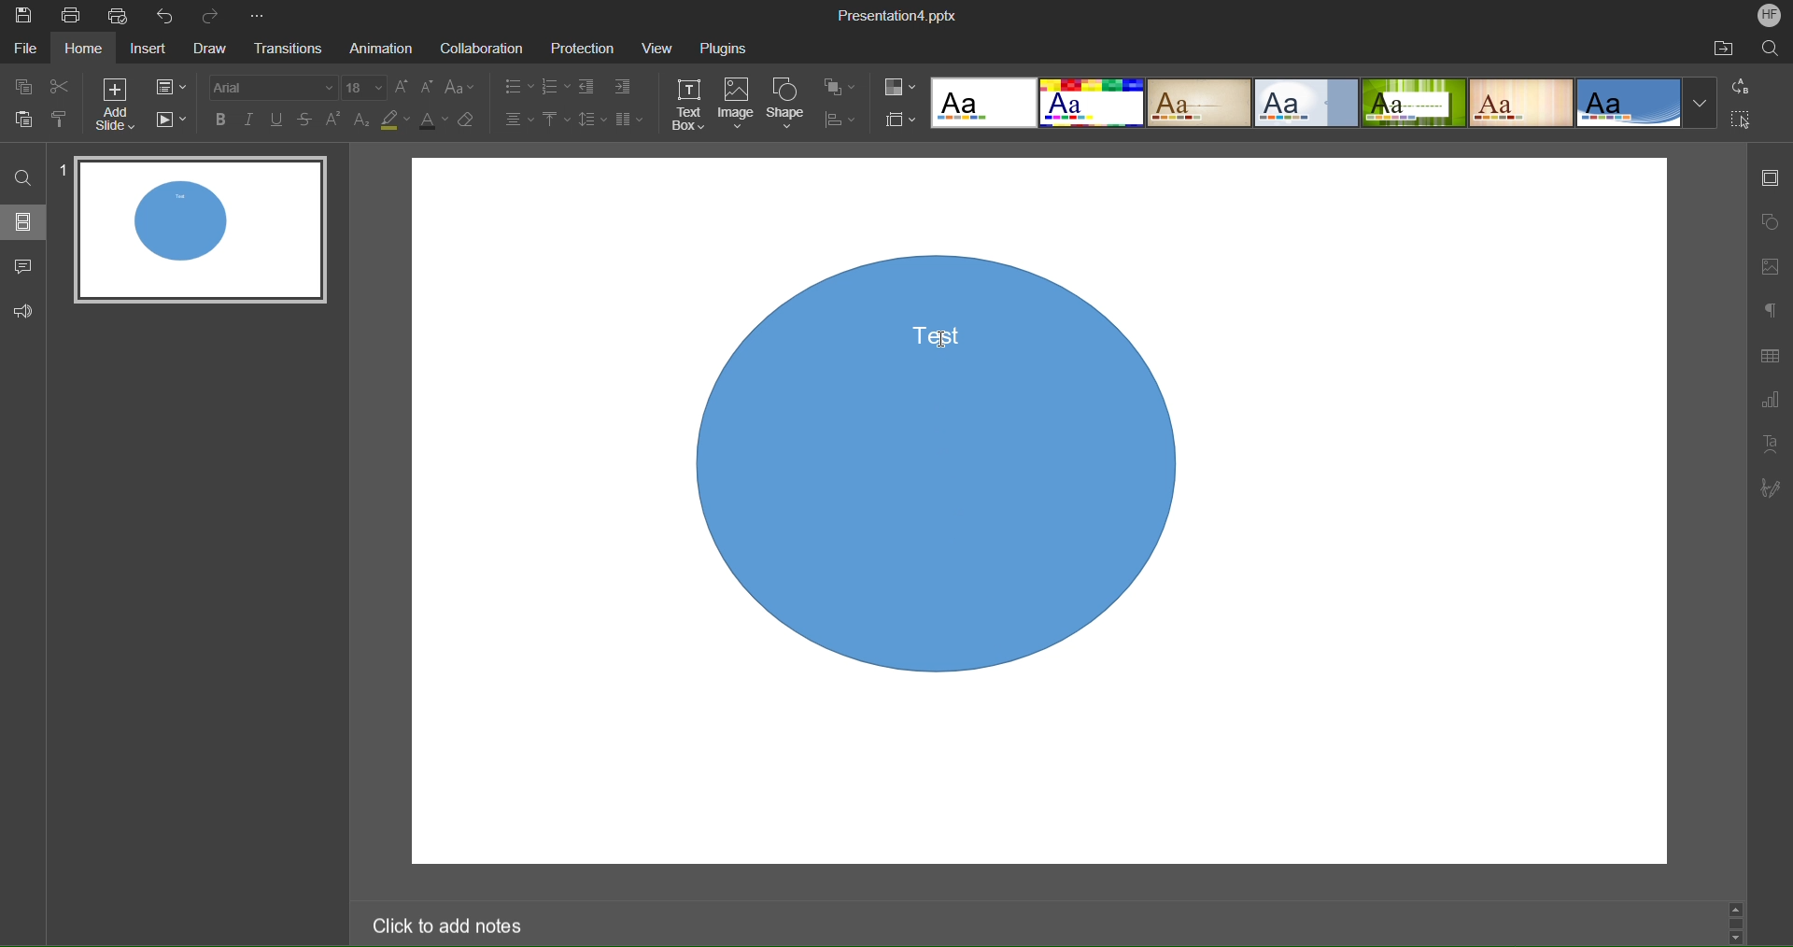 The height and width of the screenshot is (947, 1793). I want to click on Playback, so click(172, 124).